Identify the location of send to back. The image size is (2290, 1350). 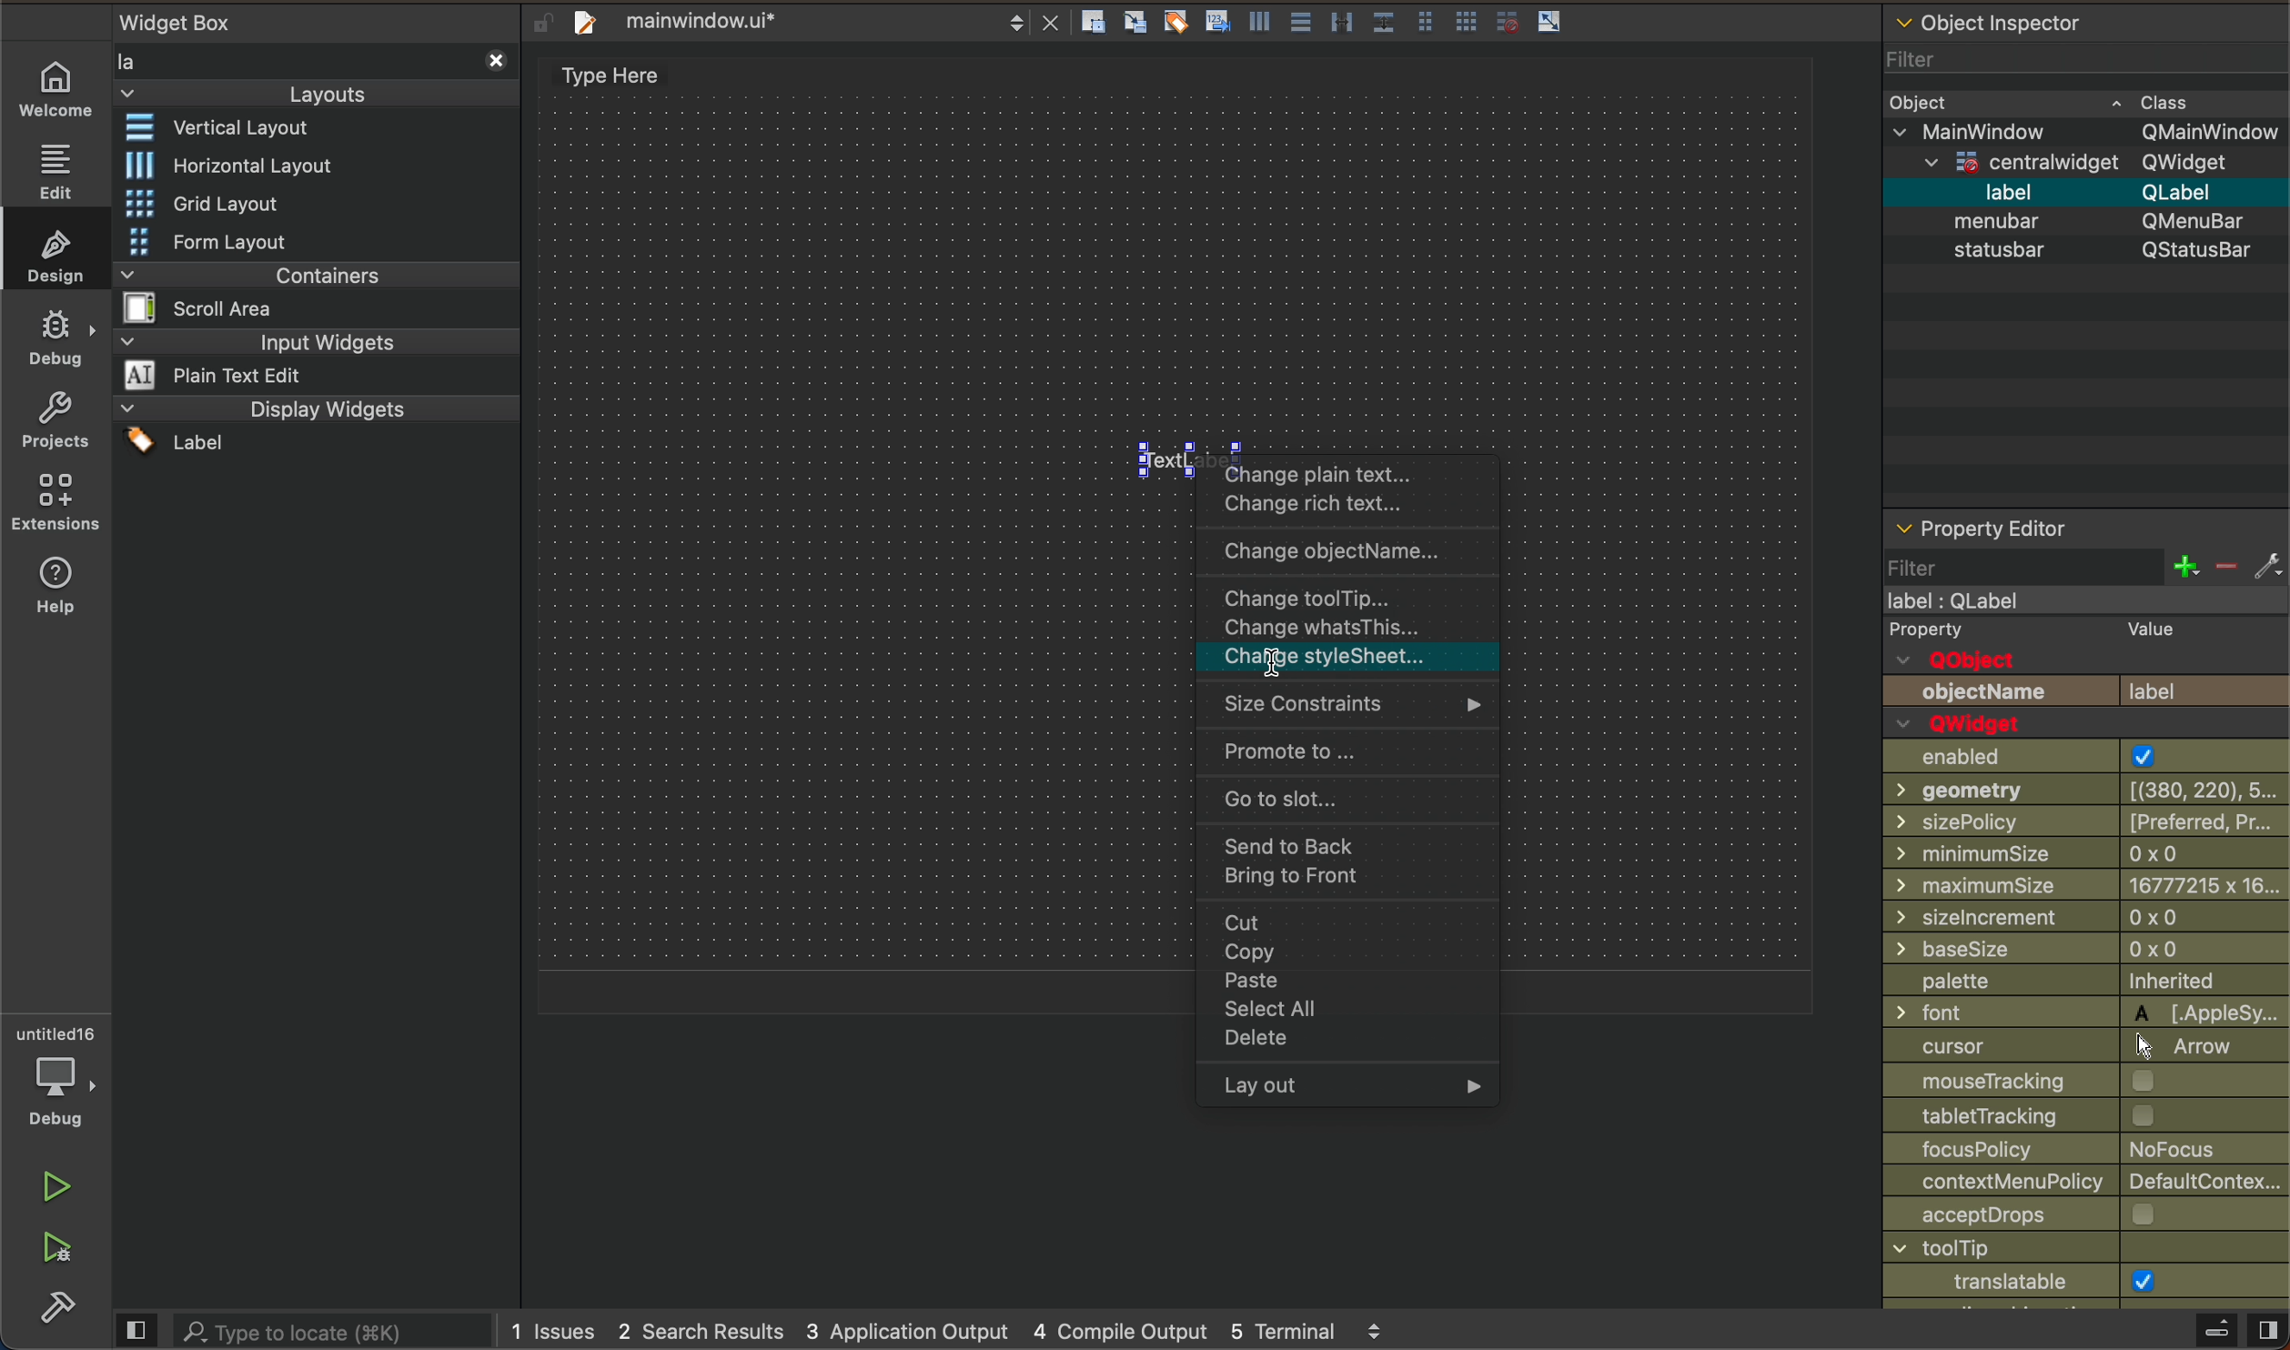
(1342, 845).